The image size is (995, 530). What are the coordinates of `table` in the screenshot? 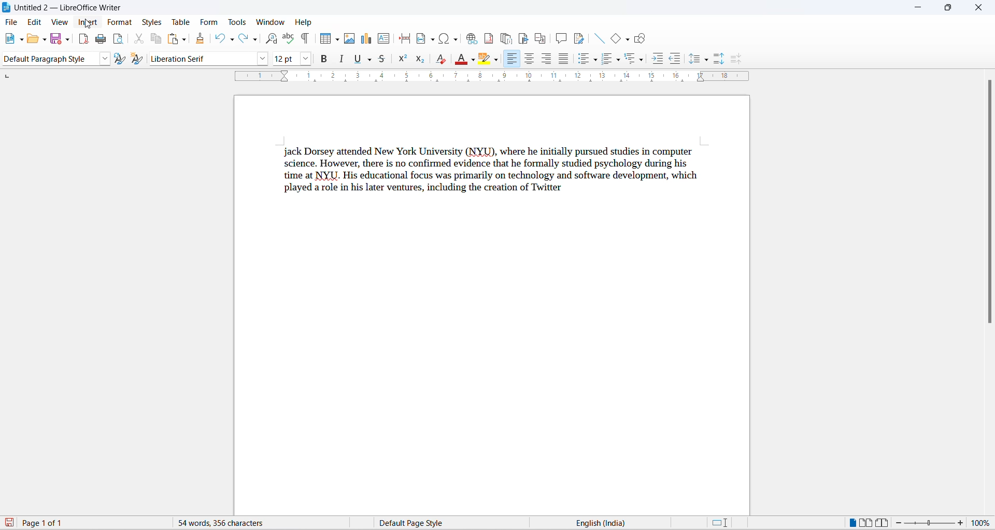 It's located at (182, 21).